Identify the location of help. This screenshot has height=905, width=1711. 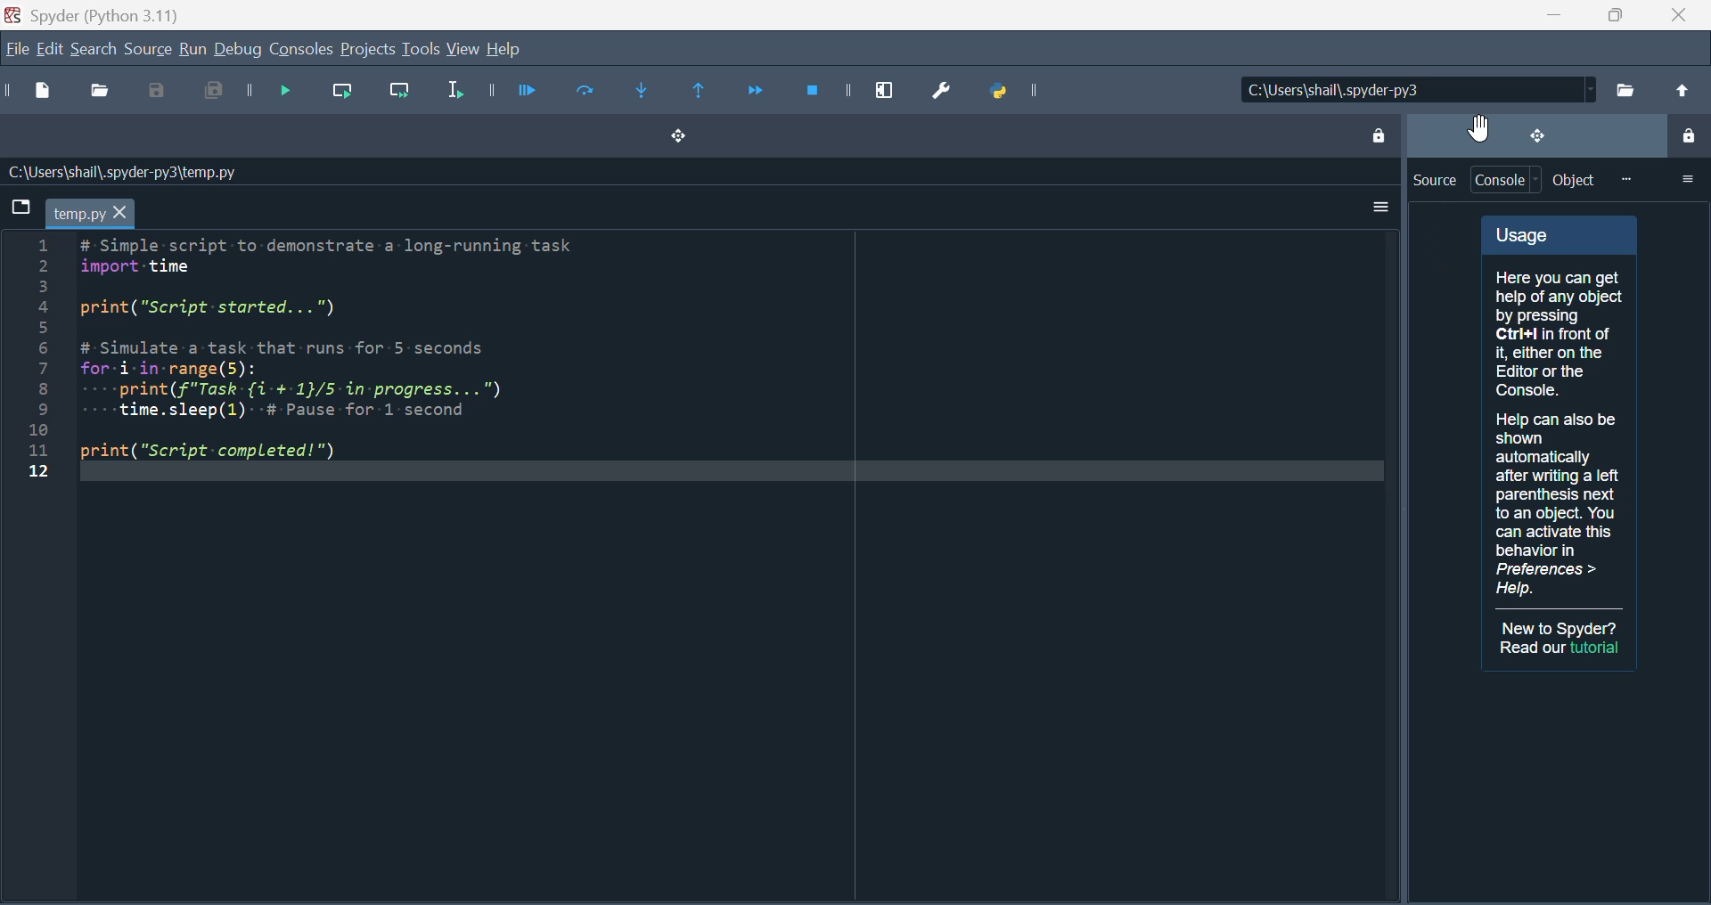
(503, 49).